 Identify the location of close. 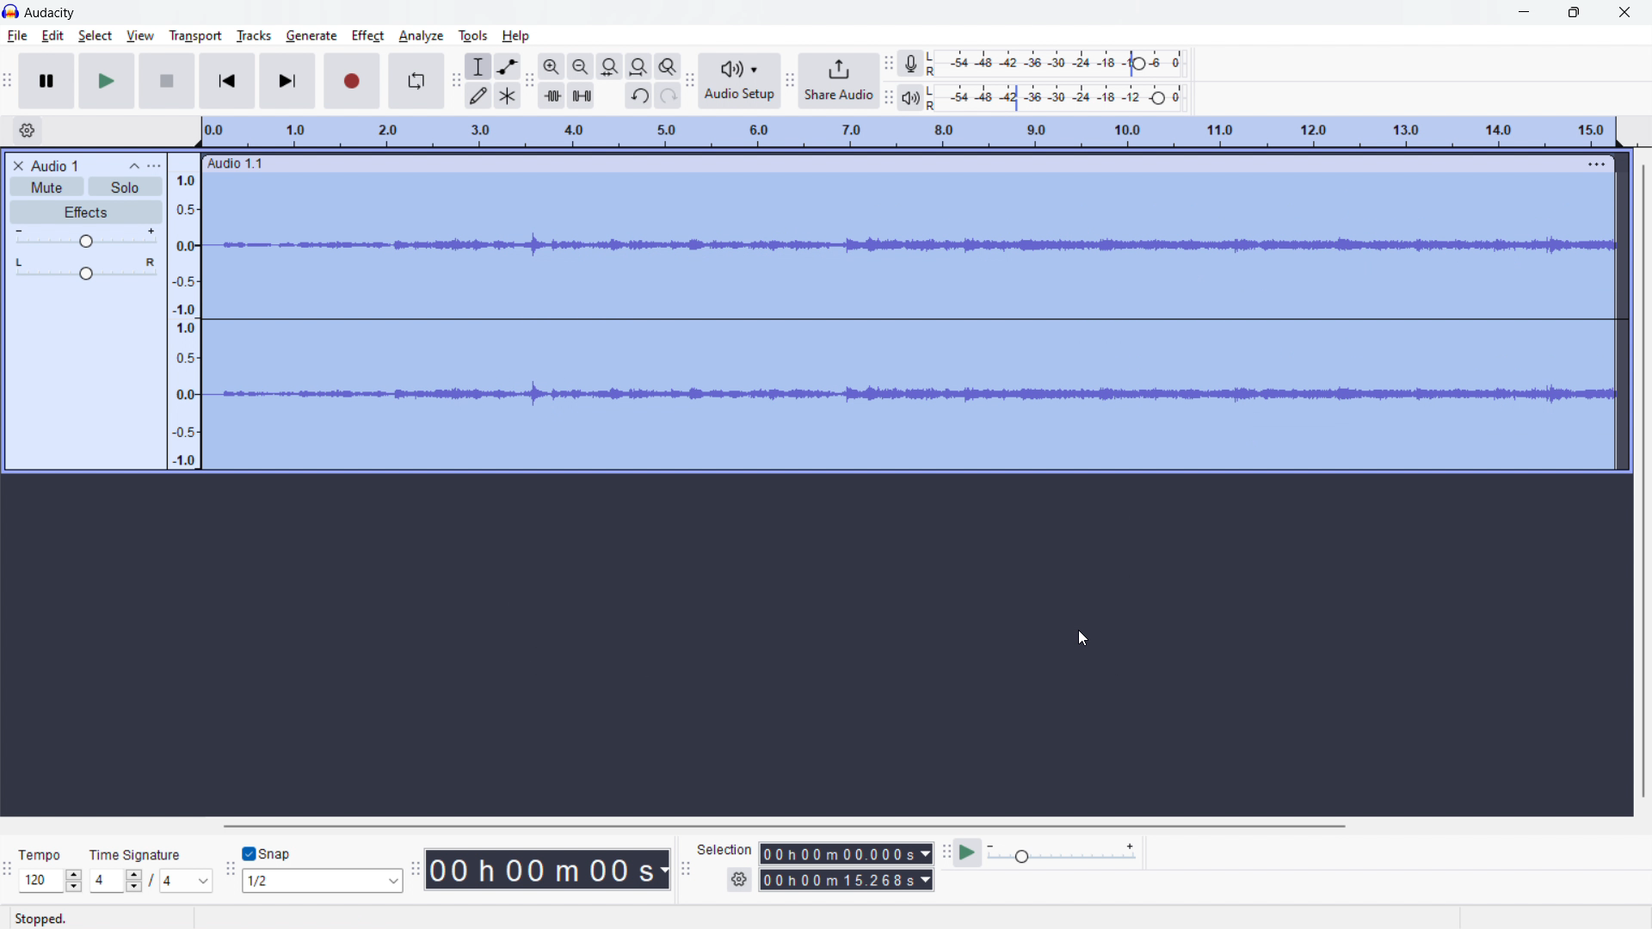
(1624, 12).